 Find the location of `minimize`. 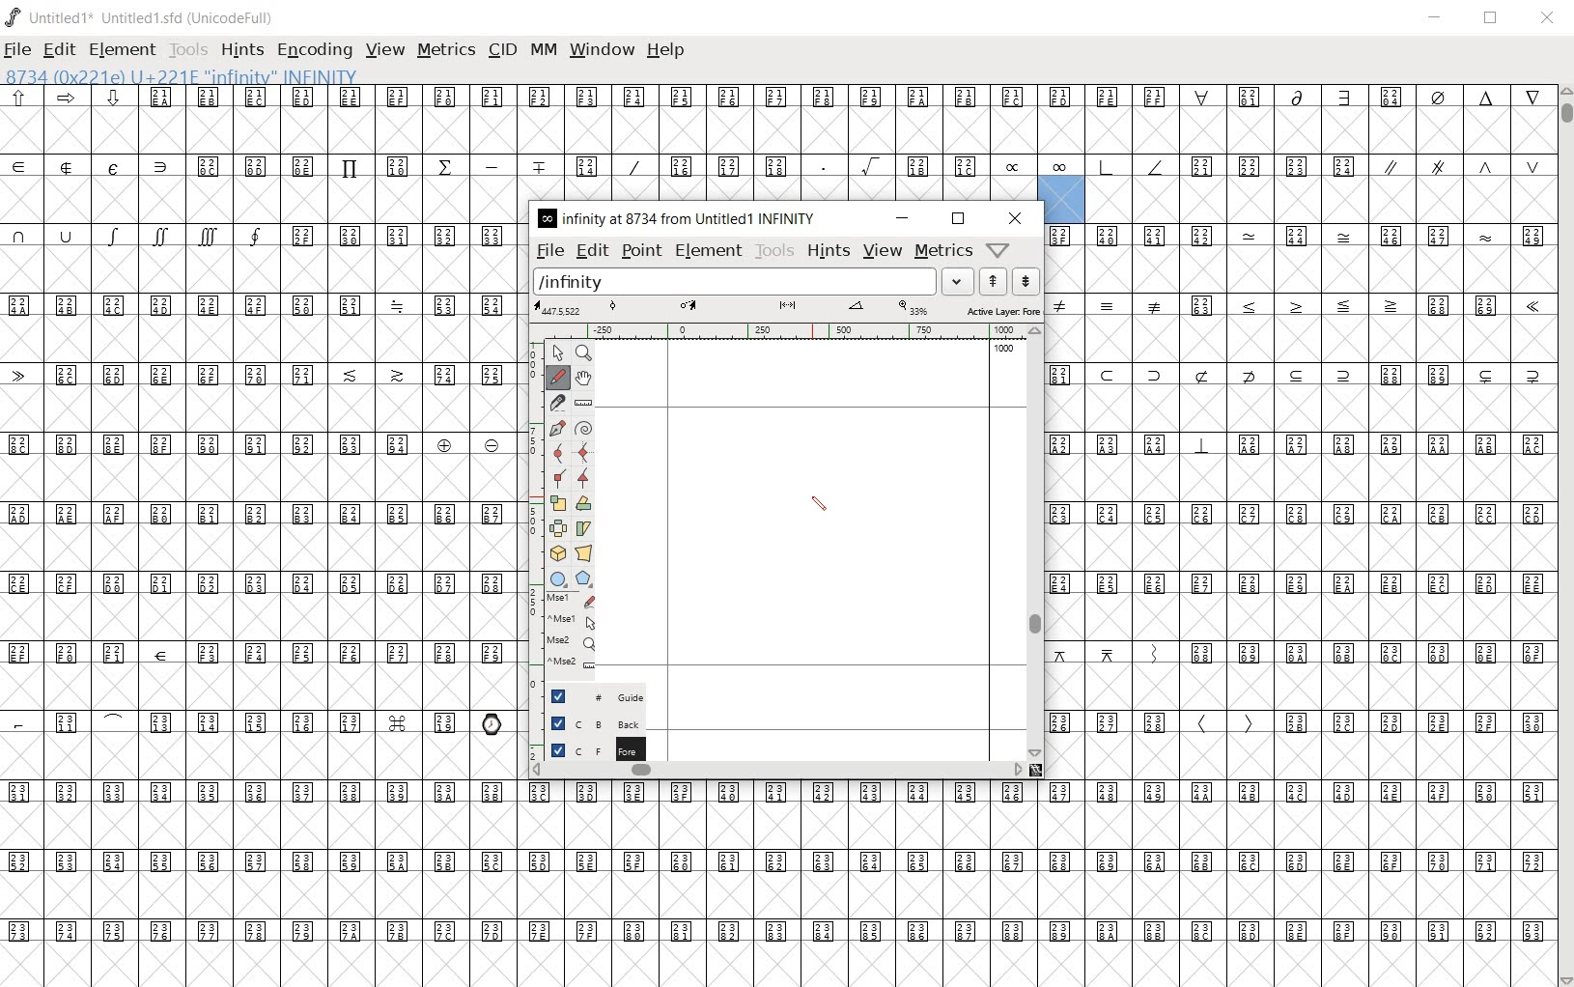

minimize is located at coordinates (903, 218).